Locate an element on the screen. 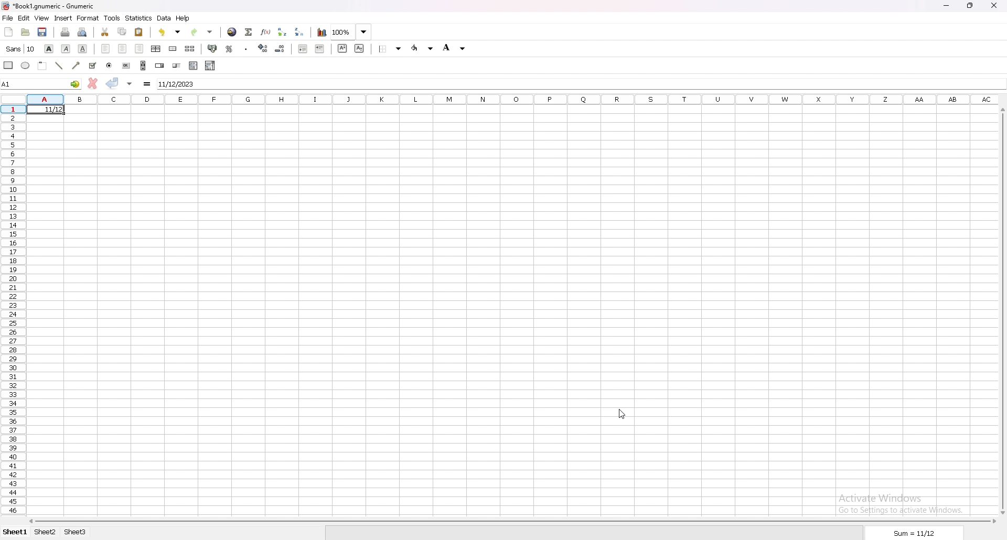 The width and height of the screenshot is (1007, 540). decrease indent is located at coordinates (303, 48).